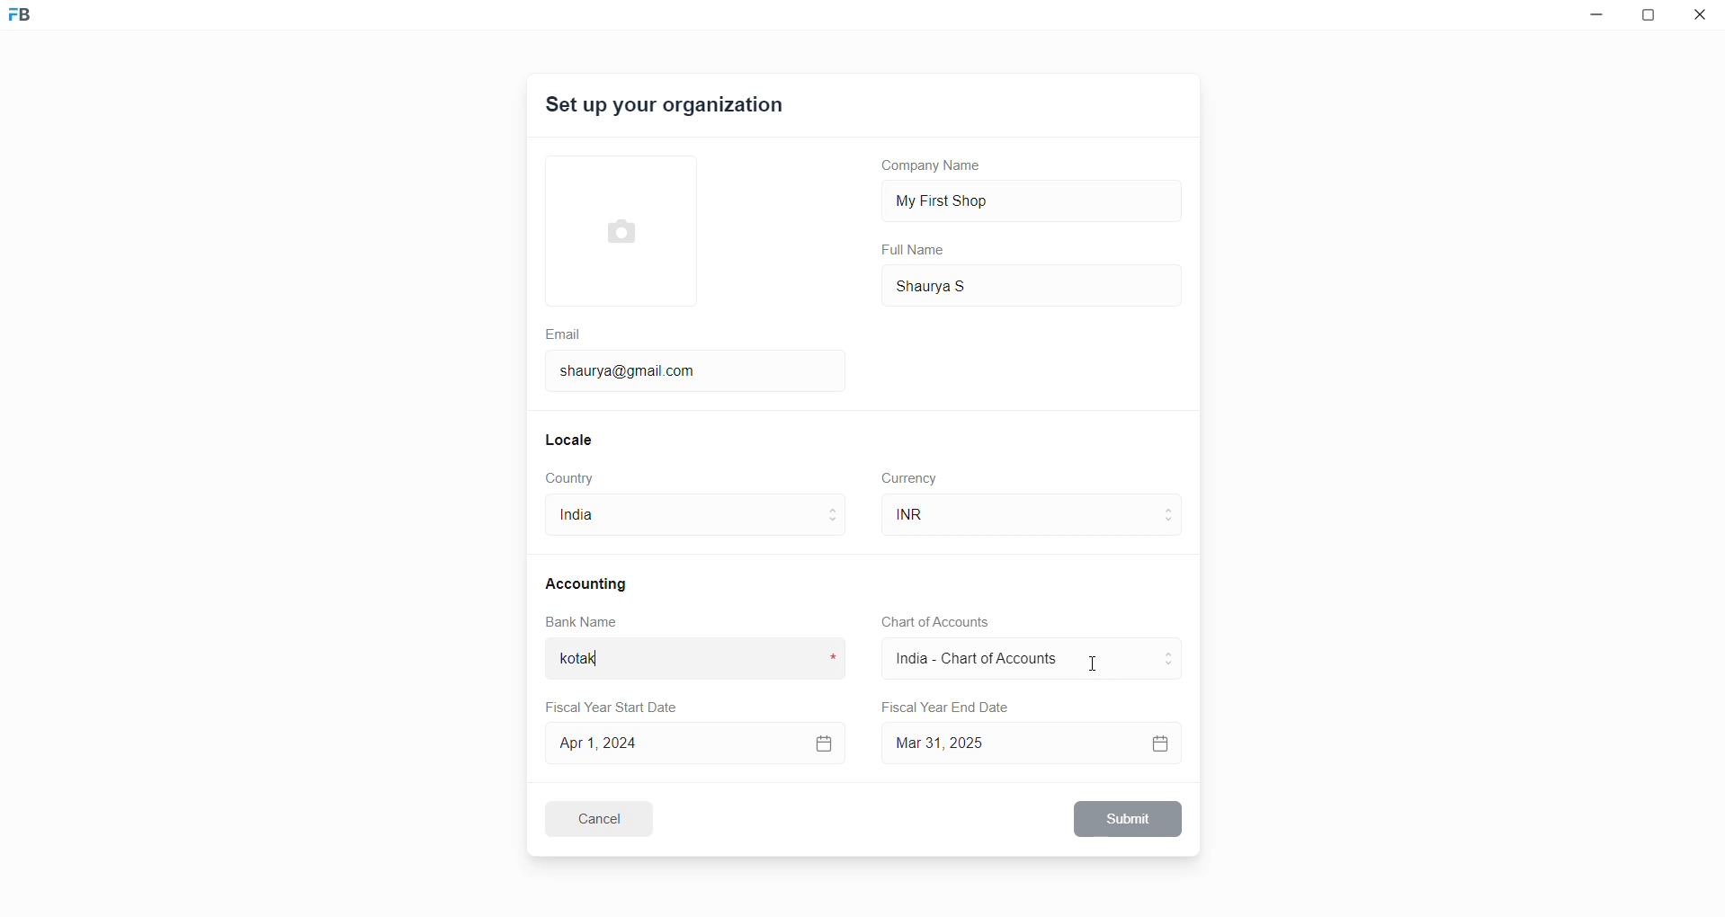  Describe the element at coordinates (1173, 507) in the screenshot. I see `move to above curreny` at that location.